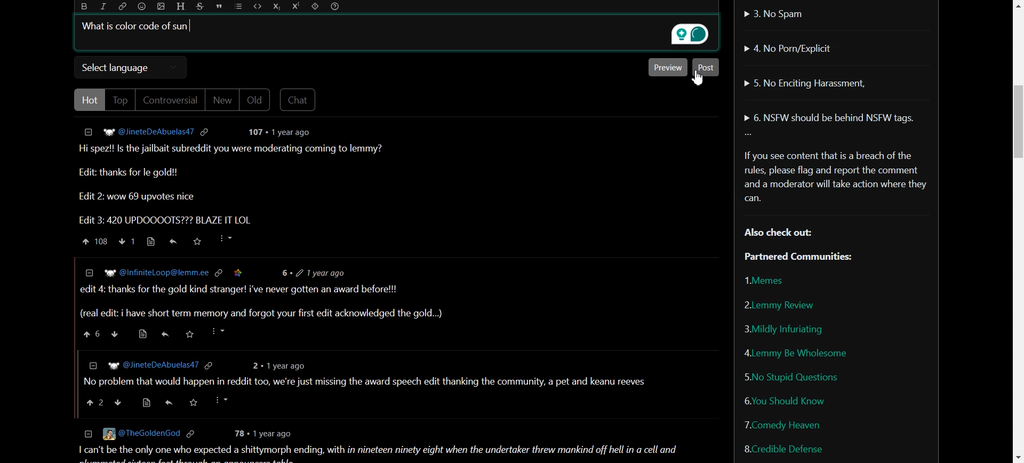 The image size is (1024, 463). I want to click on More, so click(749, 134).